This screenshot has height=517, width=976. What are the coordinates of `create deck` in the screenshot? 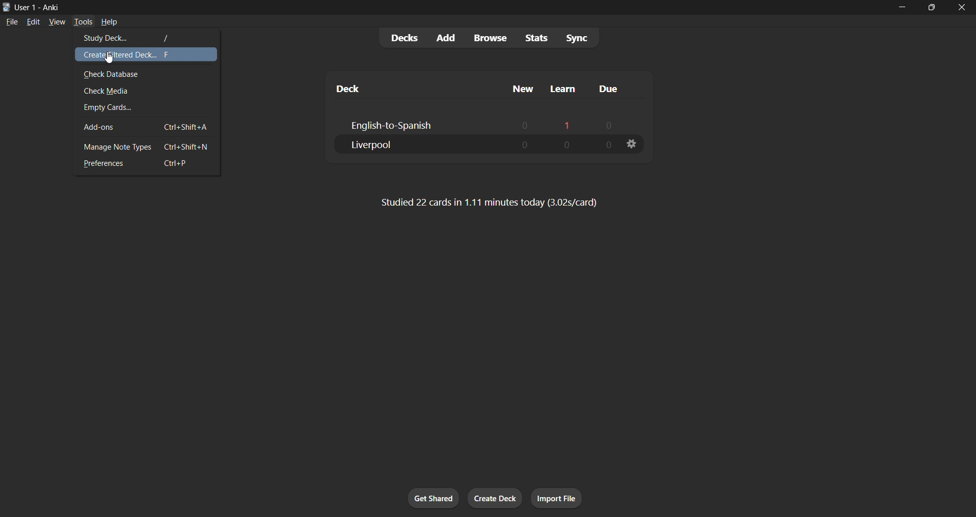 It's located at (493, 500).